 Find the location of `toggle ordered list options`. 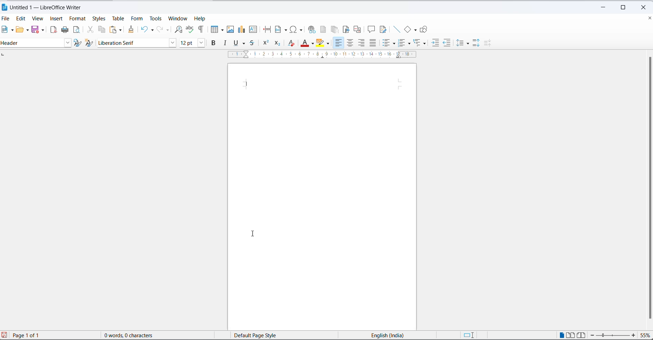

toggle ordered list options is located at coordinates (409, 43).